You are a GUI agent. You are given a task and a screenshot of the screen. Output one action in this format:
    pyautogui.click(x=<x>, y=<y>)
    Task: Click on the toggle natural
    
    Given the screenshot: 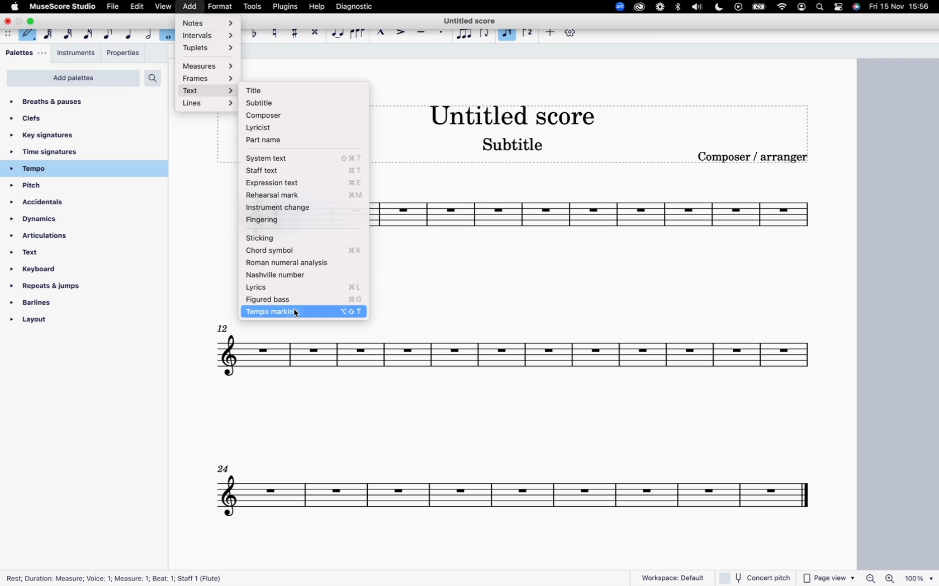 What is the action you would take?
    pyautogui.click(x=274, y=31)
    